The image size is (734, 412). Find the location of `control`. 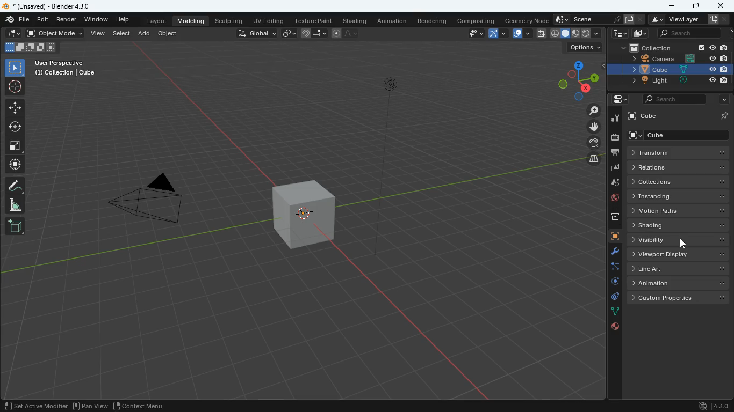

control is located at coordinates (612, 297).